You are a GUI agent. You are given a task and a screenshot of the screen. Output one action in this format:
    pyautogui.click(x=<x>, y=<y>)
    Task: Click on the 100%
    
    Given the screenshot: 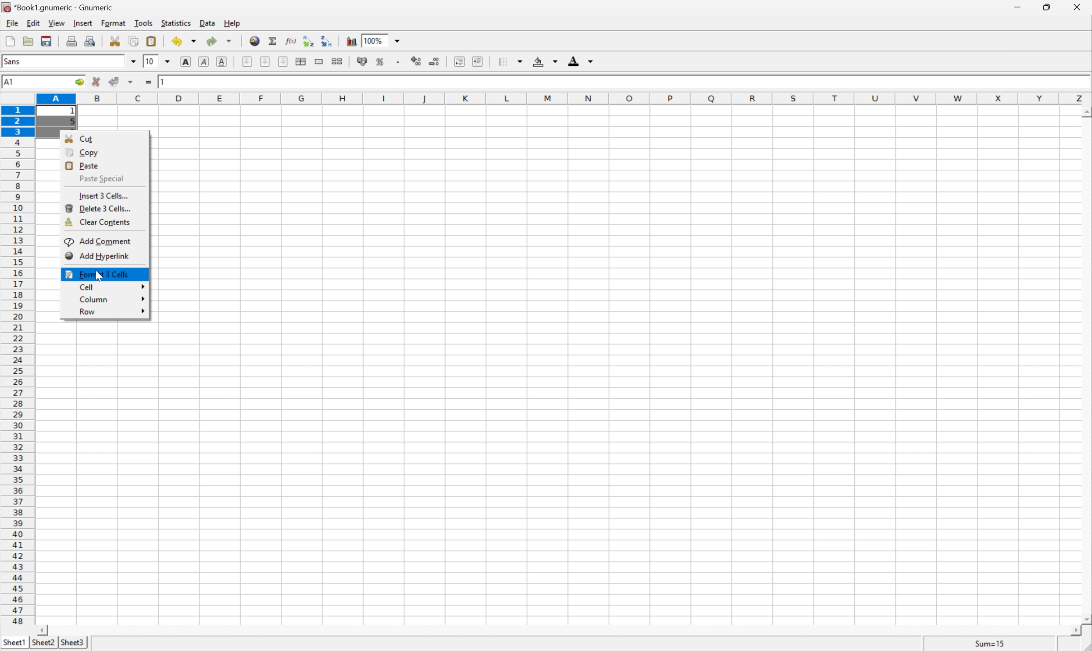 What is the action you would take?
    pyautogui.click(x=373, y=40)
    